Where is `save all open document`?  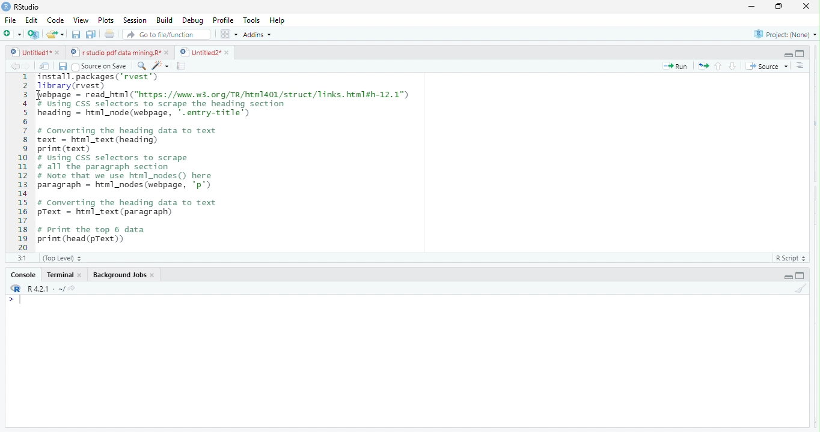
save all open document is located at coordinates (90, 34).